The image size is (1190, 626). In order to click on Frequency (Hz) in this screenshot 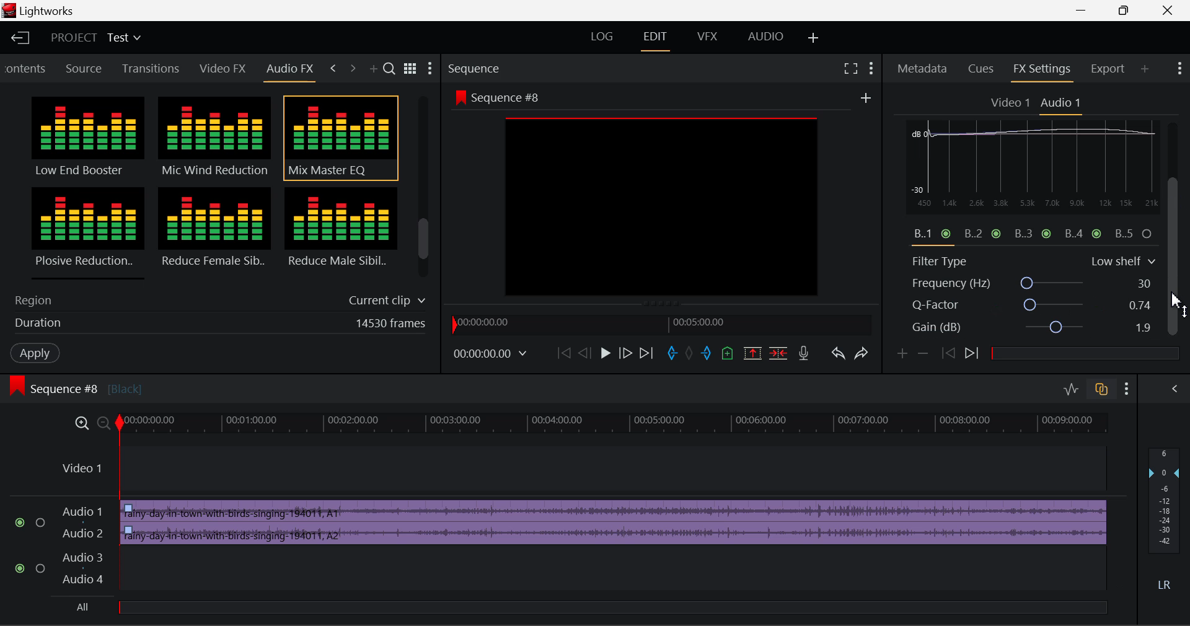, I will do `click(1034, 283)`.